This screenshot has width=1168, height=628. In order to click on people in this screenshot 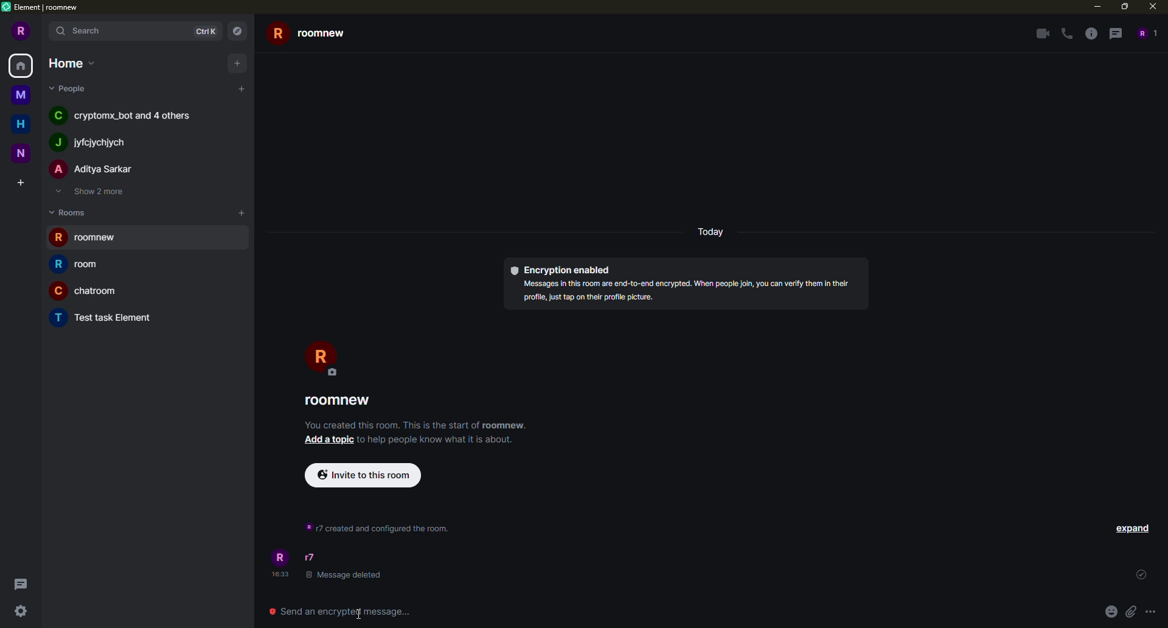, I will do `click(94, 169)`.